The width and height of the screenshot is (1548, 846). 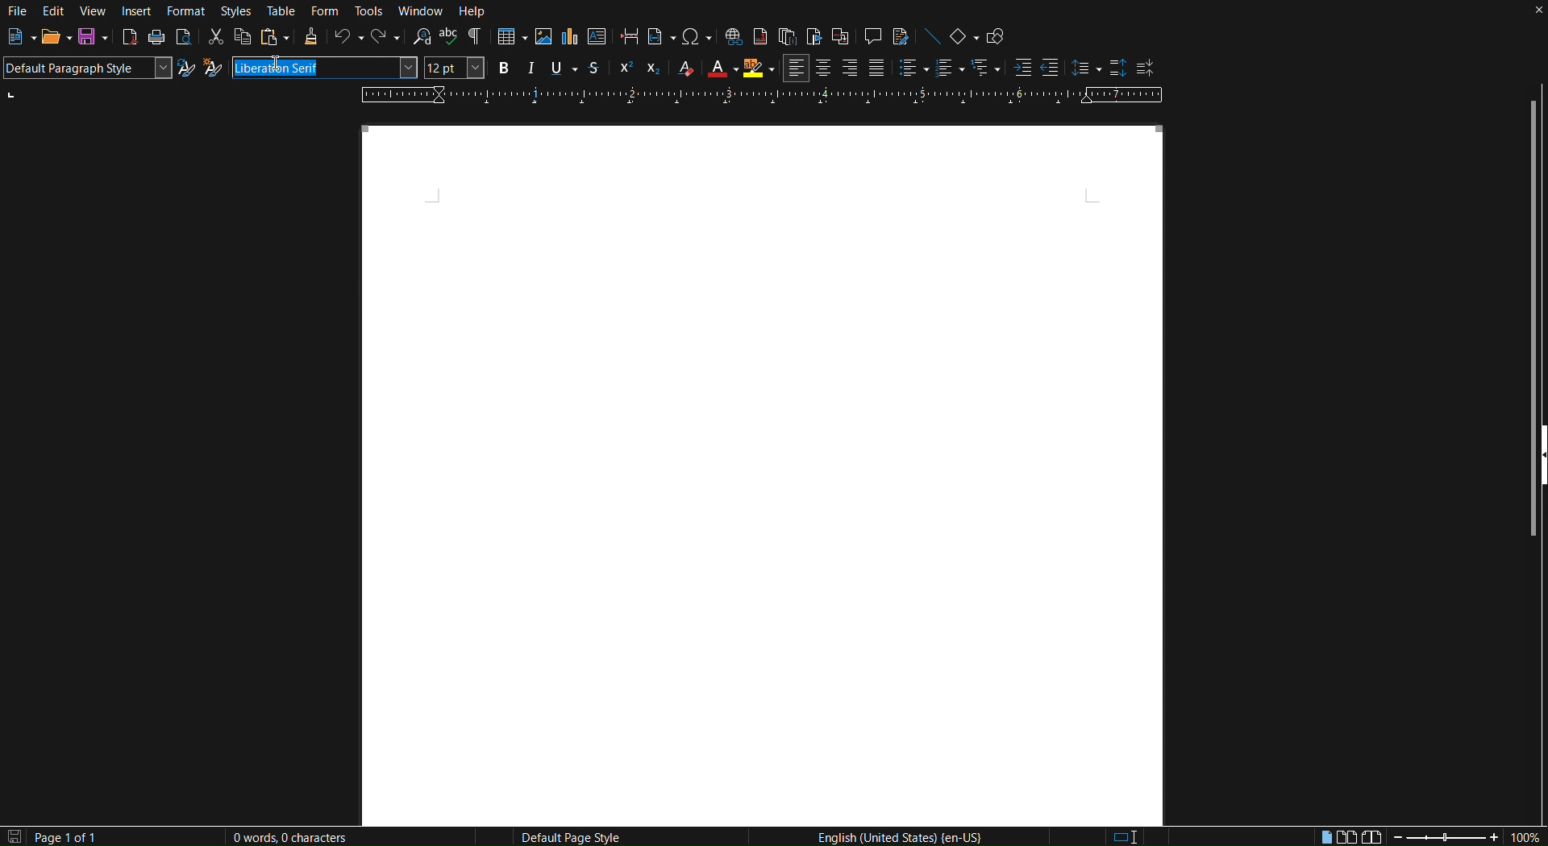 What do you see at coordinates (93, 11) in the screenshot?
I see `View` at bounding box center [93, 11].